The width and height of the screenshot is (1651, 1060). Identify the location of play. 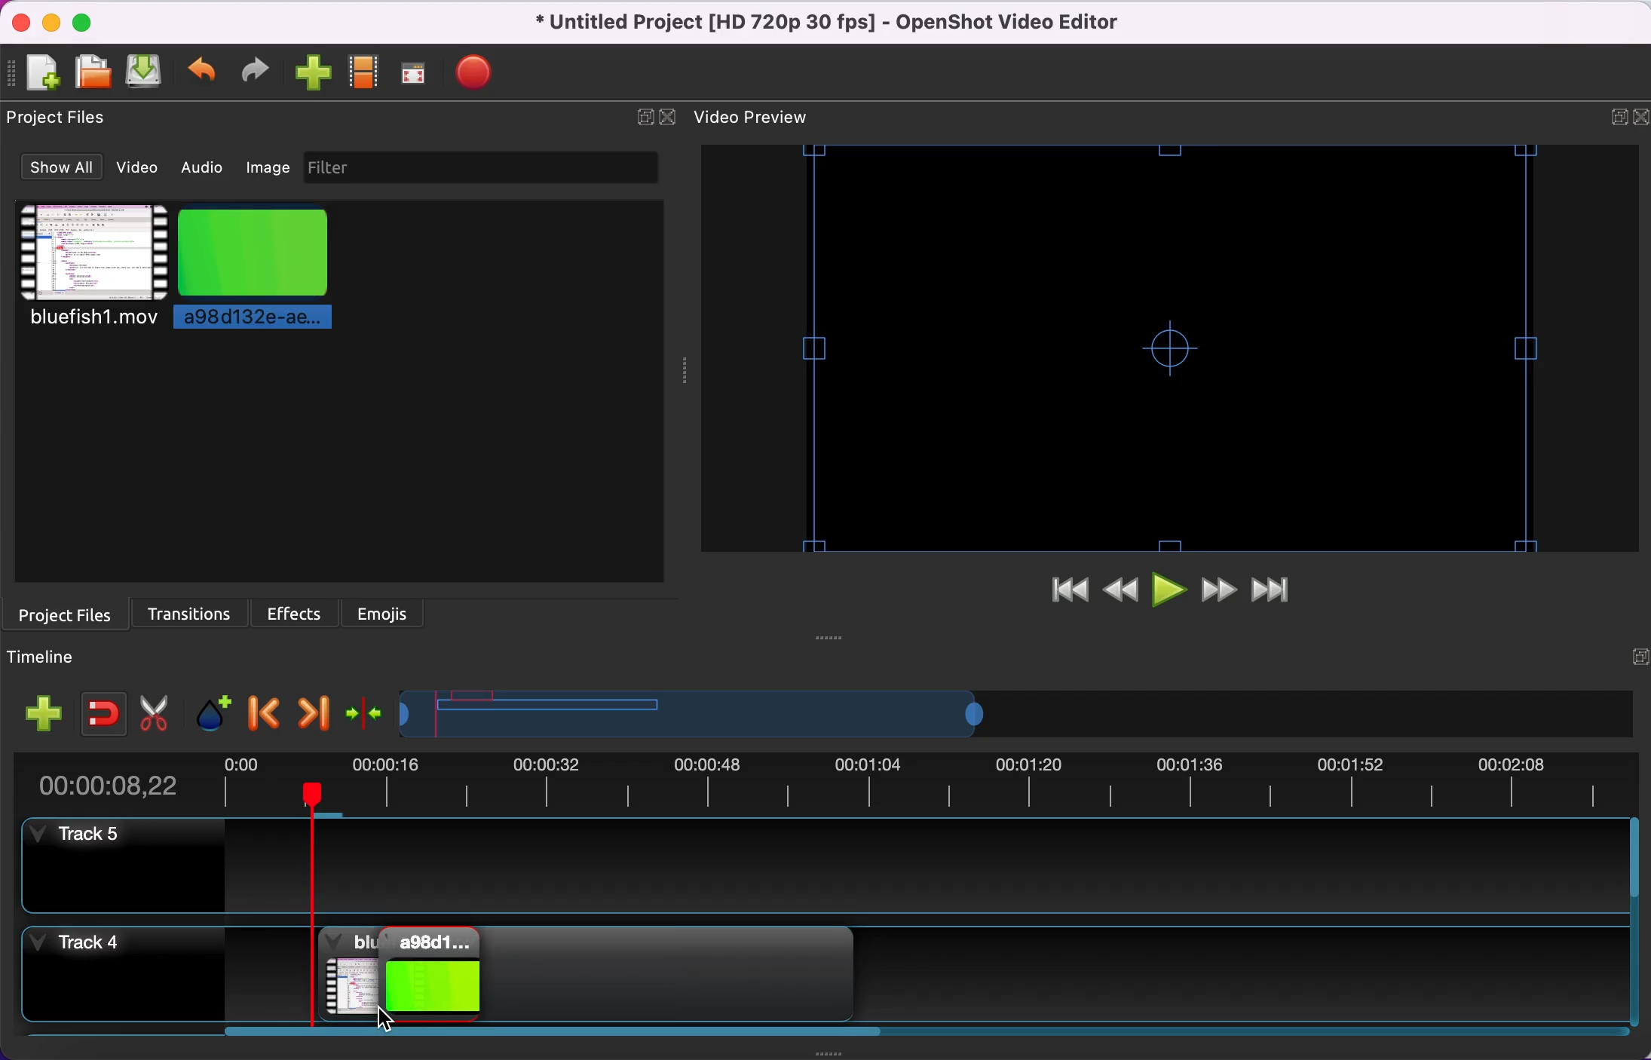
(1172, 592).